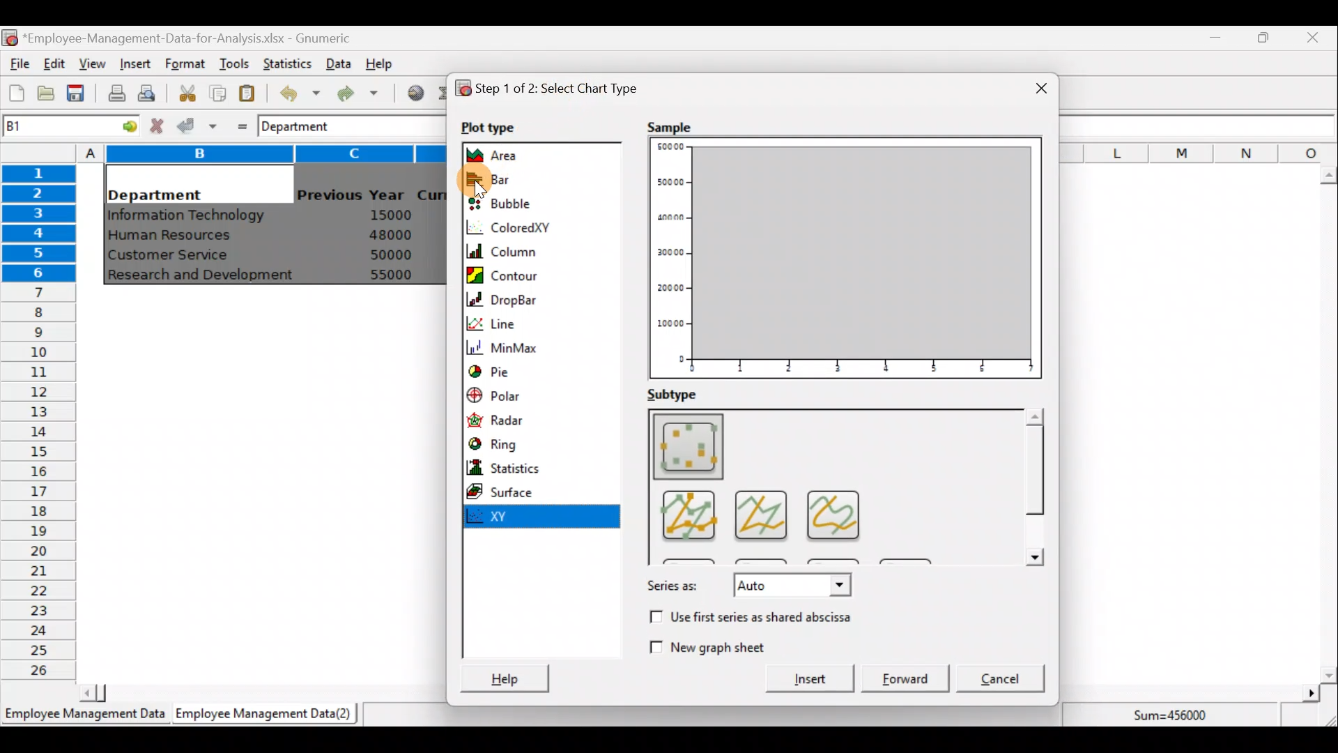 This screenshot has width=1338, height=753. What do you see at coordinates (1189, 694) in the screenshot?
I see `Scroll bar` at bounding box center [1189, 694].